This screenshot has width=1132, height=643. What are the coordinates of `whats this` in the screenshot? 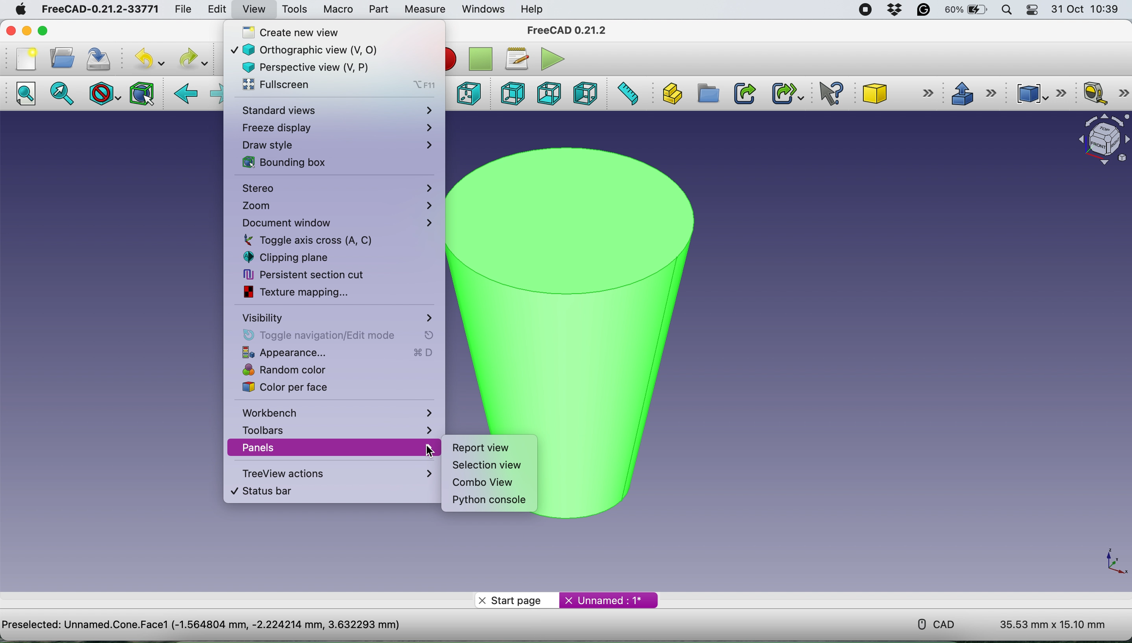 It's located at (827, 94).